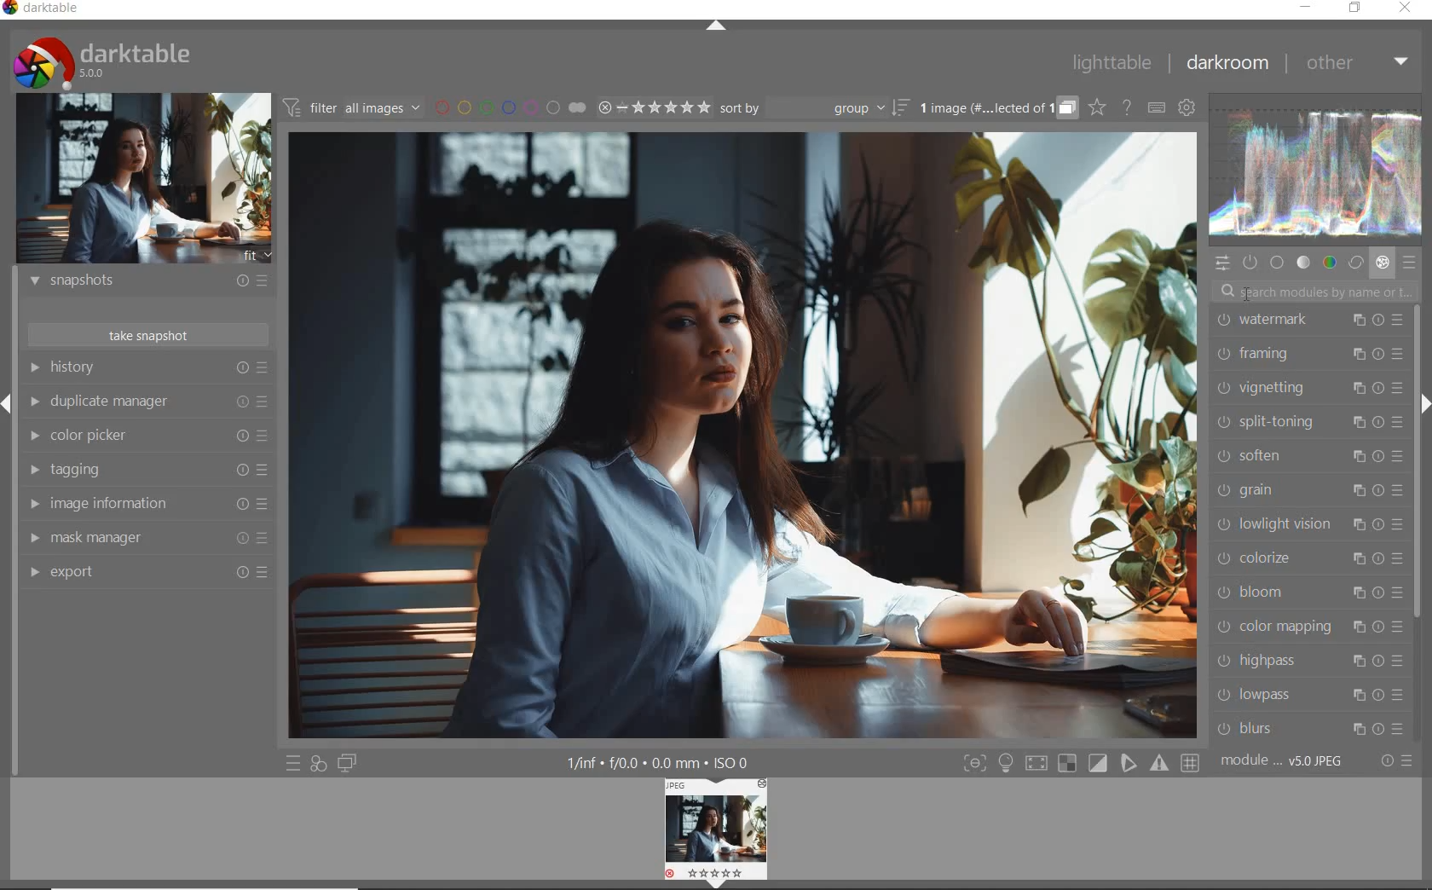 Image resolution: width=1432 pixels, height=890 pixels. I want to click on base, so click(1278, 263).